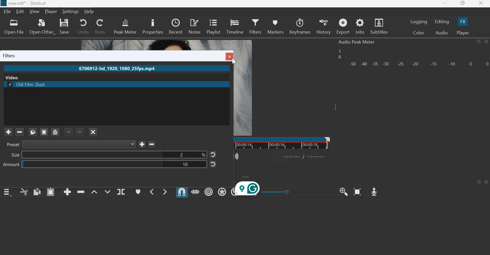  Describe the element at coordinates (339, 58) in the screenshot. I see `R` at that location.